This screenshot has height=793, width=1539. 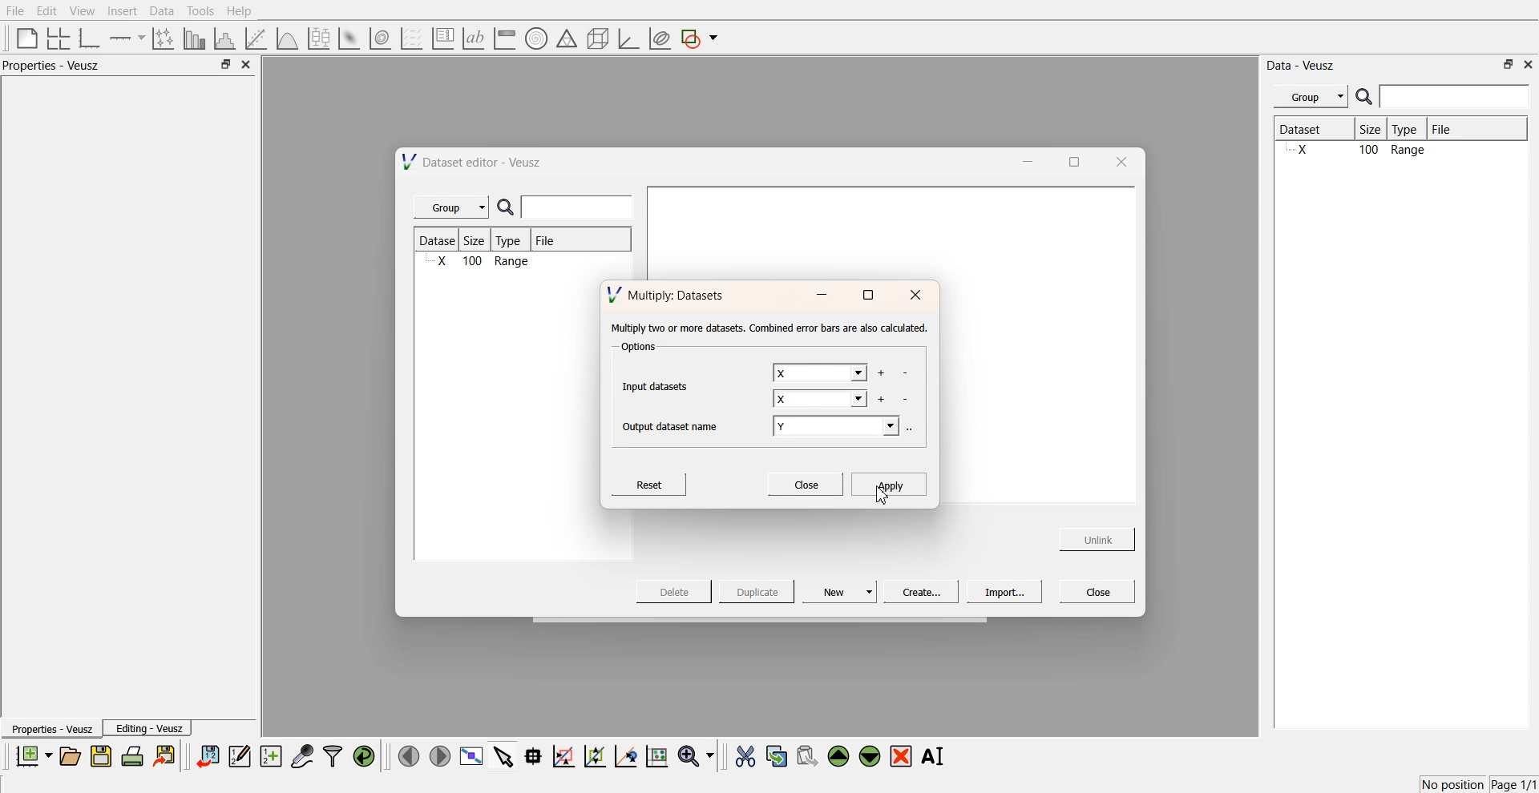 What do you see at coordinates (547, 243) in the screenshot?
I see `File` at bounding box center [547, 243].